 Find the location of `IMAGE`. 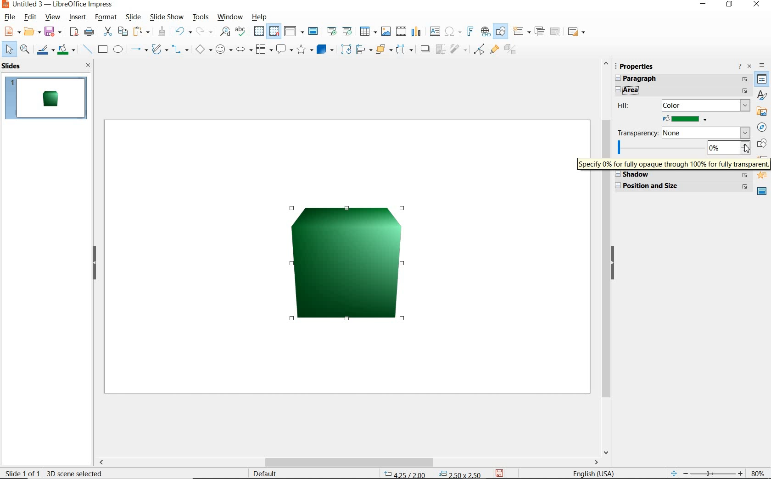

IMAGE is located at coordinates (346, 262).